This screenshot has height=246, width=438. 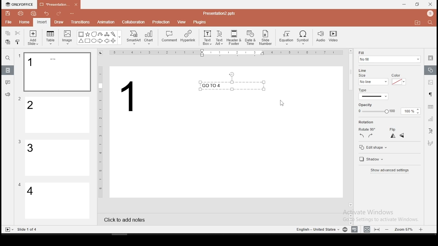 What do you see at coordinates (430, 119) in the screenshot?
I see `chart settings` at bounding box center [430, 119].